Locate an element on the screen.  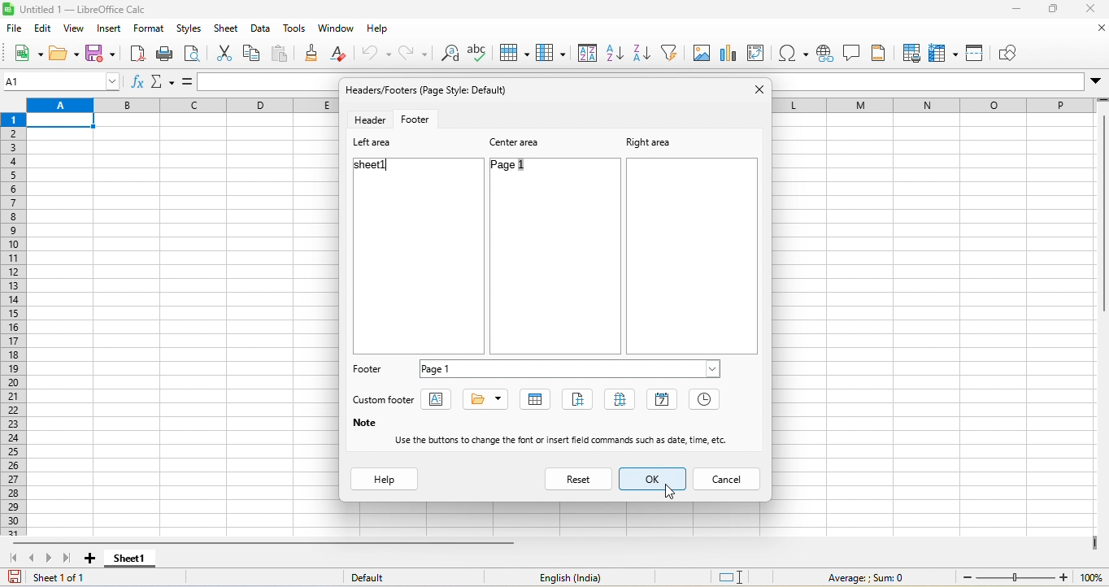
file is located at coordinates (15, 30).